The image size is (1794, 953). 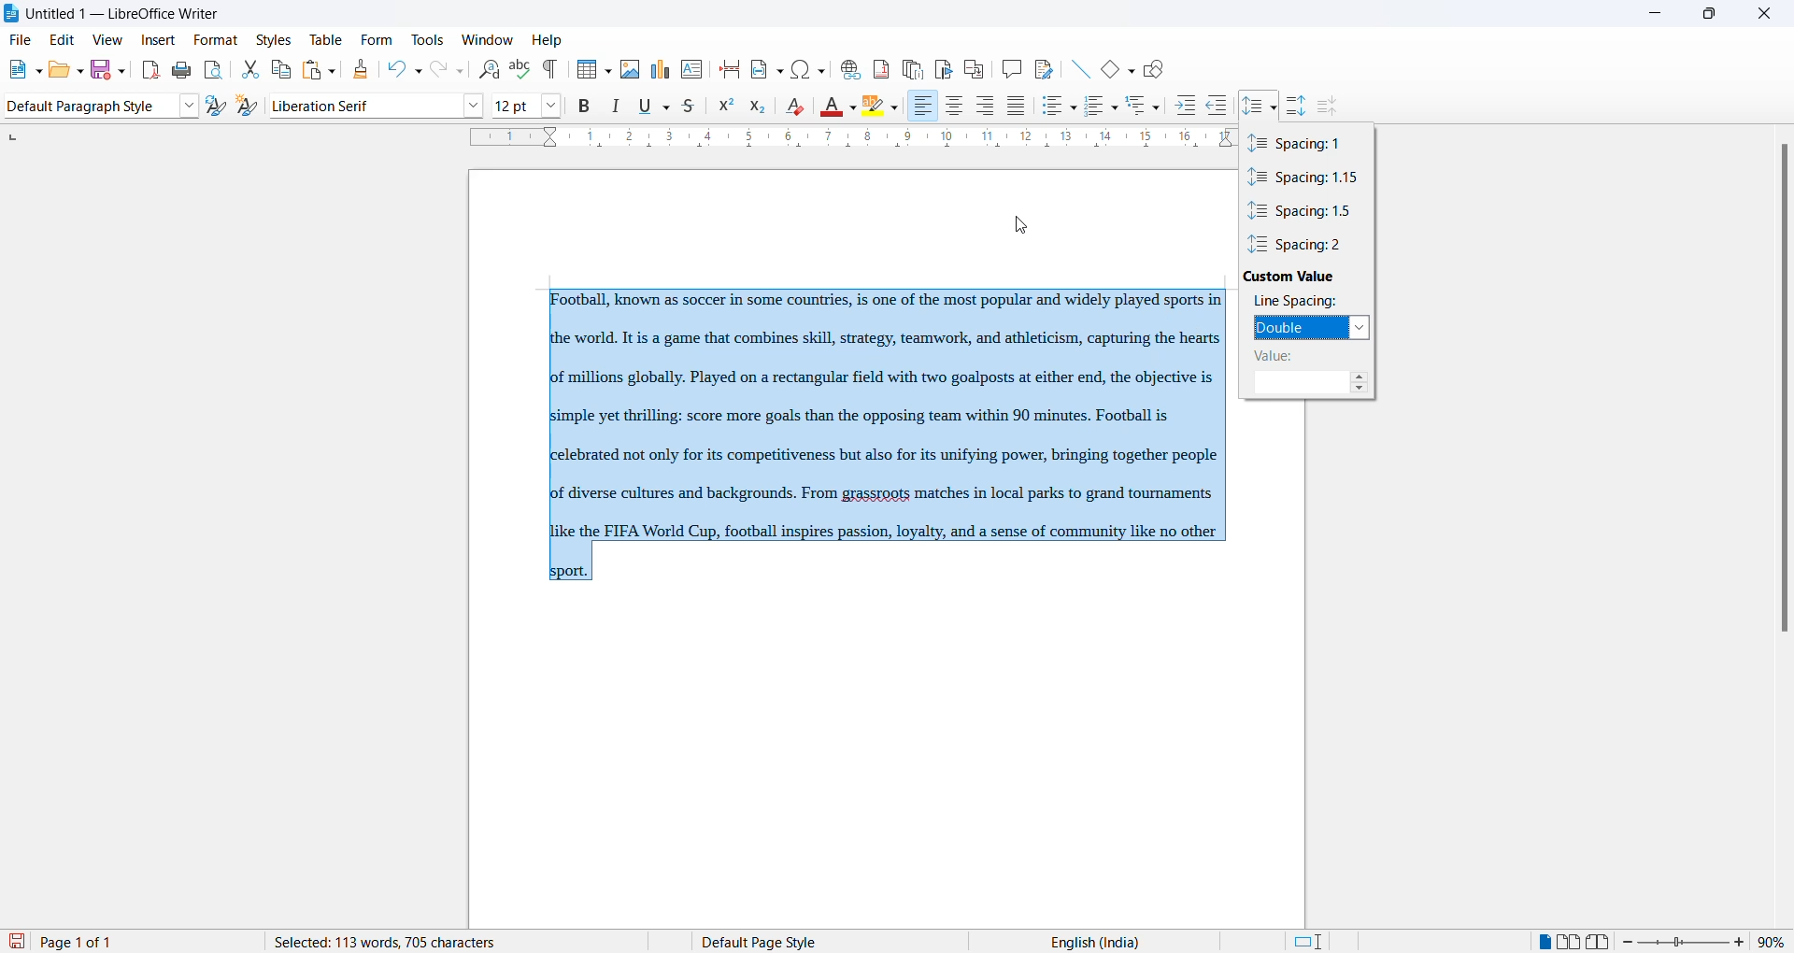 What do you see at coordinates (1251, 107) in the screenshot?
I see `line spacing` at bounding box center [1251, 107].